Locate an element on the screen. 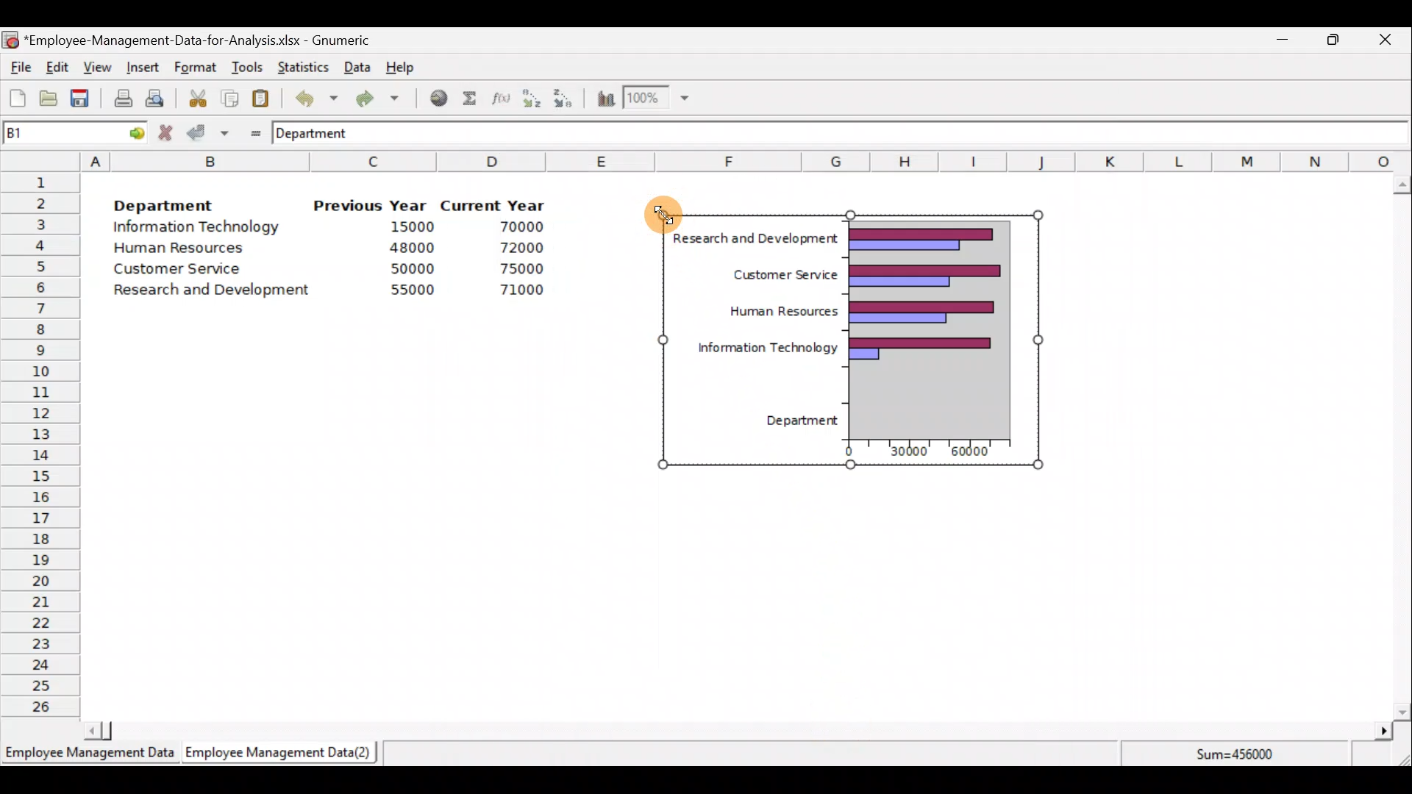  Create a new workbook is located at coordinates (18, 98).